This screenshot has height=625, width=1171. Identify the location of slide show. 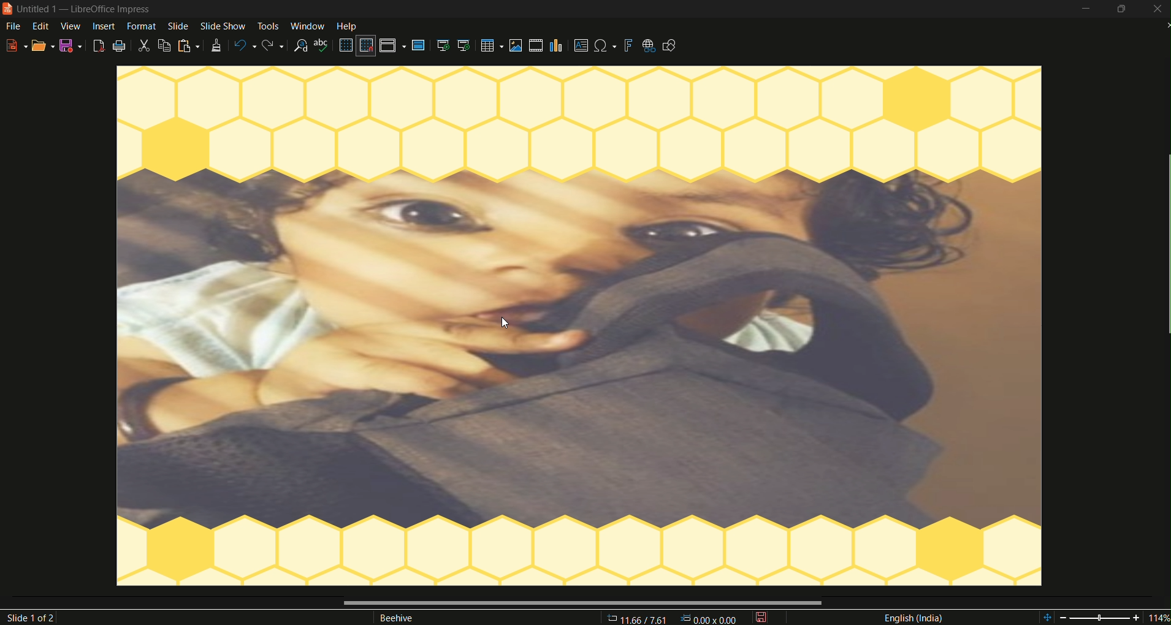
(222, 26).